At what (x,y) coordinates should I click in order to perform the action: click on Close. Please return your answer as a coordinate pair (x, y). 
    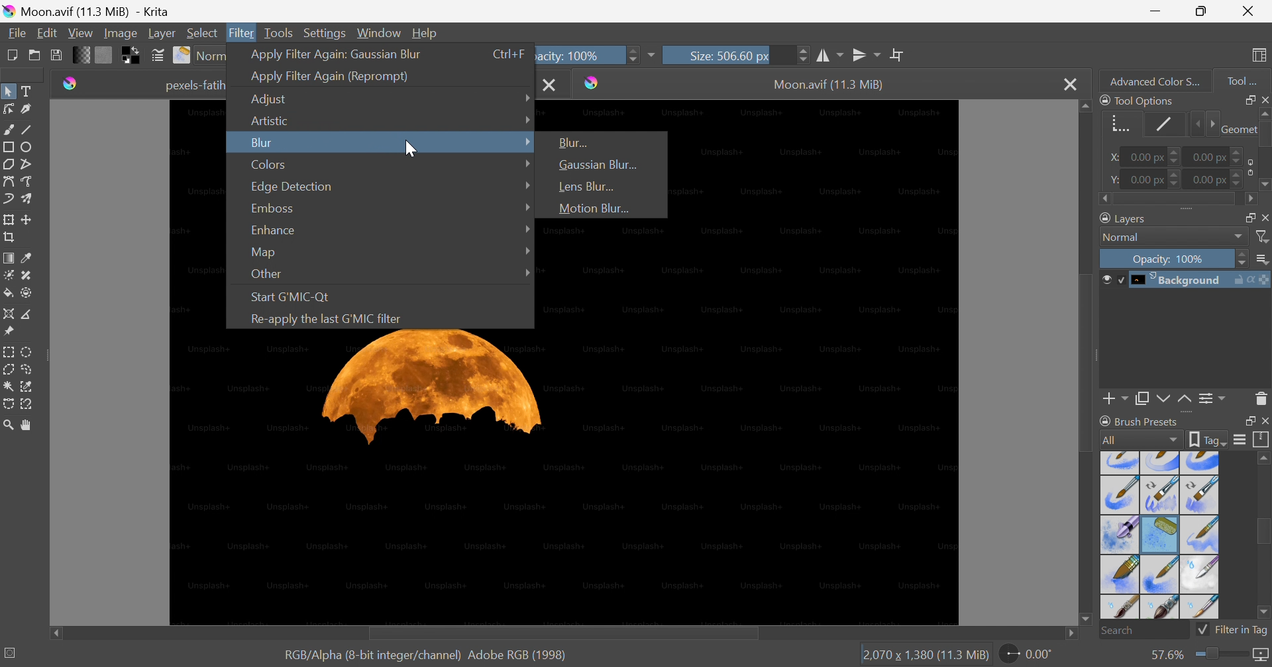
    Looking at the image, I should click on (1251, 9).